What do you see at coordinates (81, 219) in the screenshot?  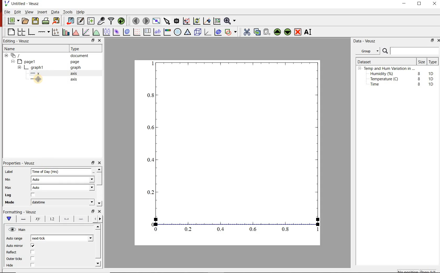 I see `minor ticks` at bounding box center [81, 219].